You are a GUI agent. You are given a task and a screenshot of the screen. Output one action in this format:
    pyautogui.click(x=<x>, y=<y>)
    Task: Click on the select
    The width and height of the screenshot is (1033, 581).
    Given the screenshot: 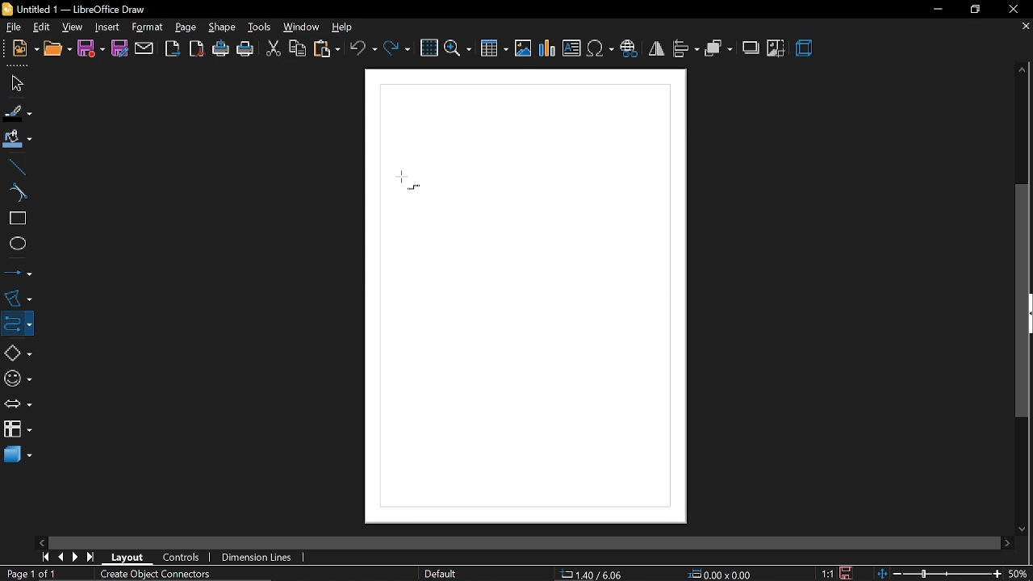 What is the action you would take?
    pyautogui.click(x=15, y=83)
    